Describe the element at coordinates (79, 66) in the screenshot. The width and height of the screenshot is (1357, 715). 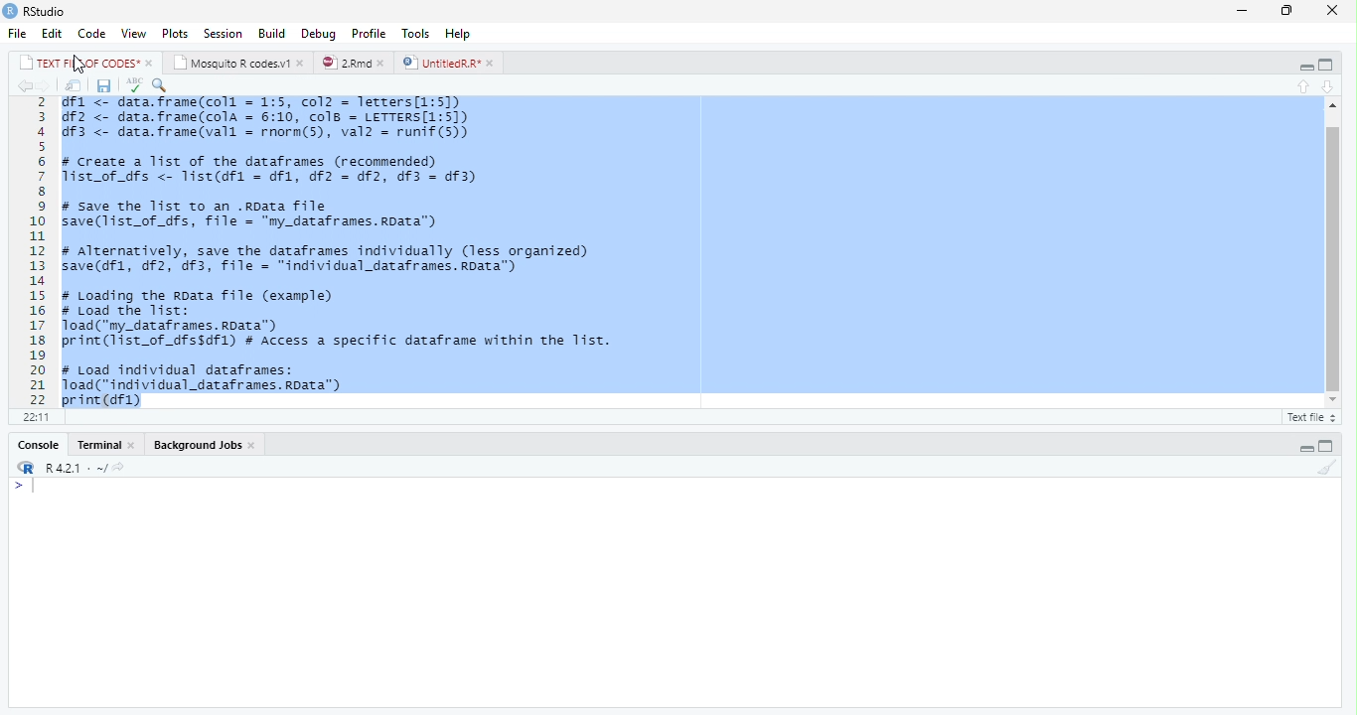
I see `cursor` at that location.